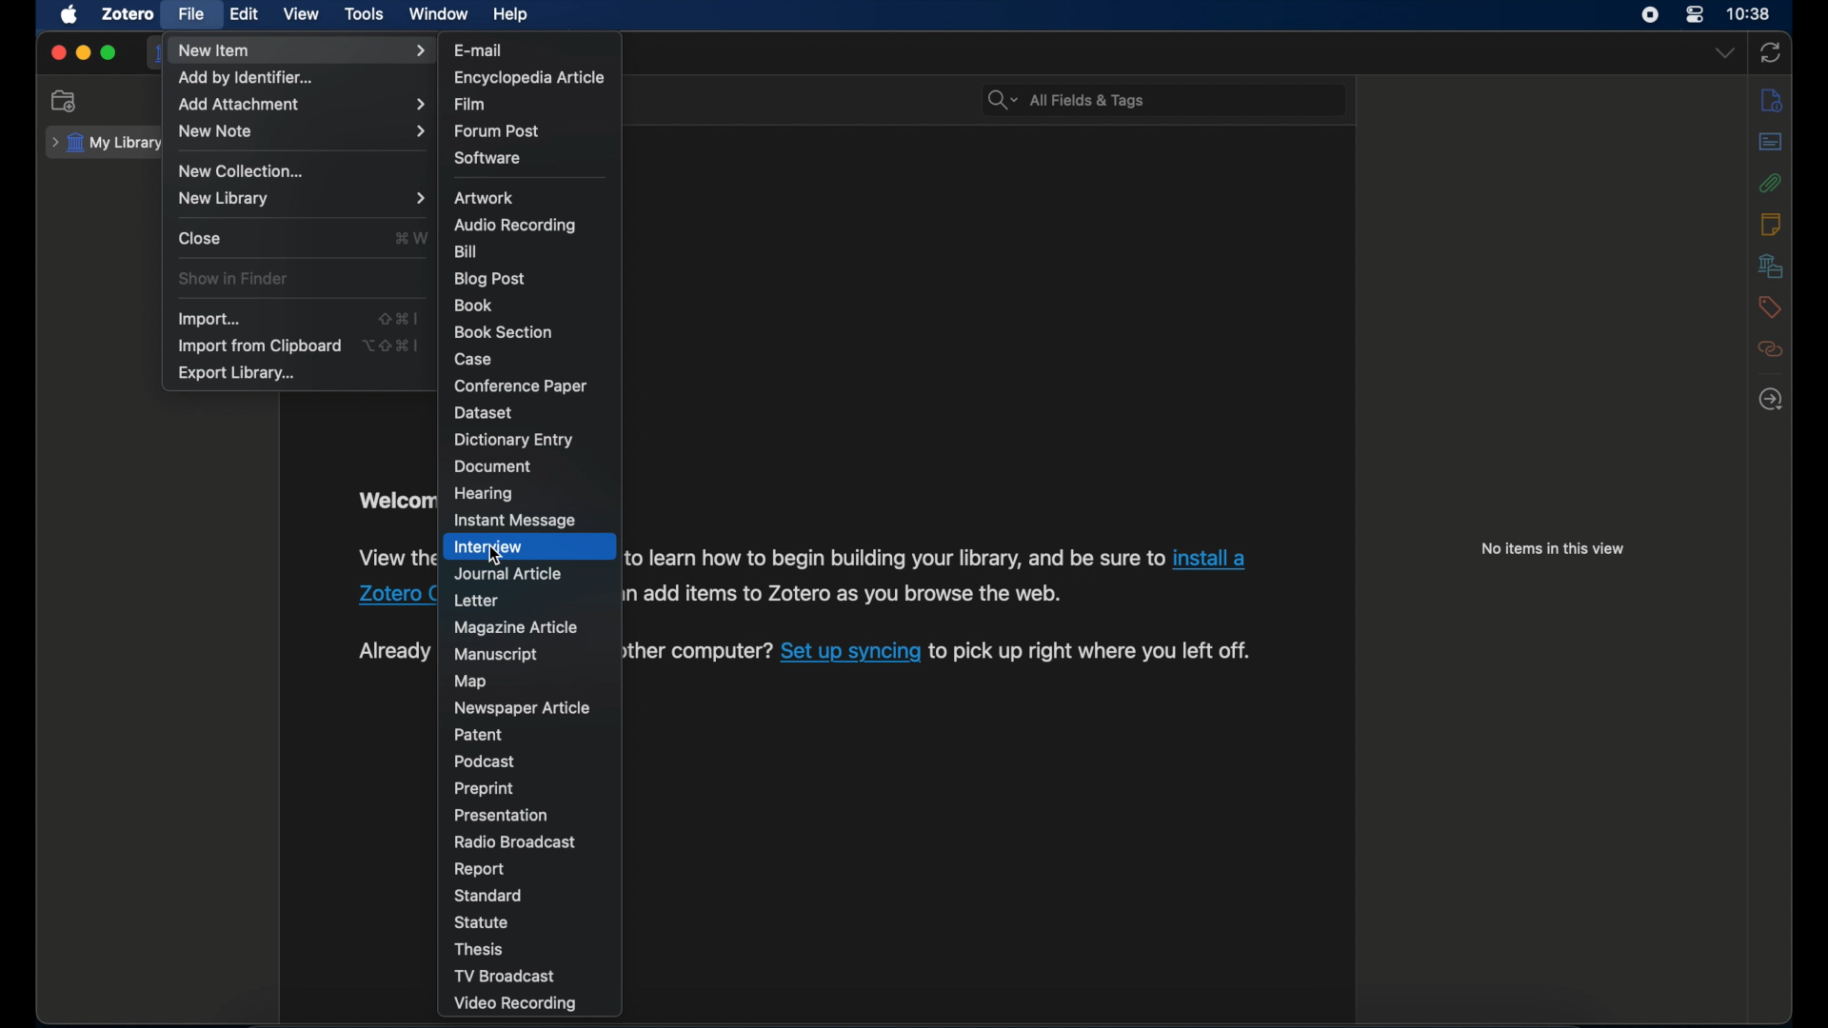  I want to click on hearing, so click(487, 494).